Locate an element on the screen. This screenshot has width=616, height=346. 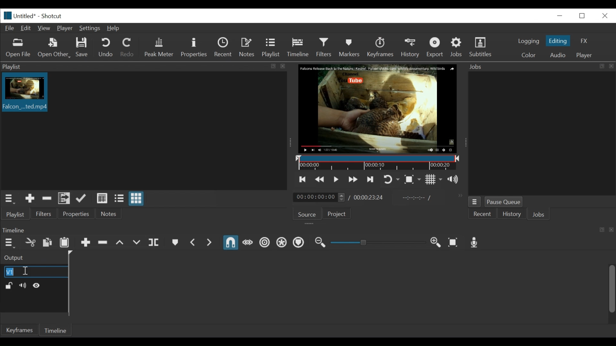
Settings is located at coordinates (90, 28).